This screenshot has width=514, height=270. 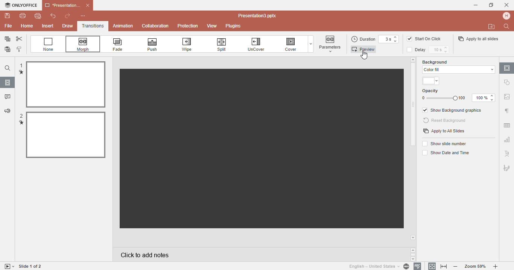 I want to click on Text art setting, so click(x=507, y=153).